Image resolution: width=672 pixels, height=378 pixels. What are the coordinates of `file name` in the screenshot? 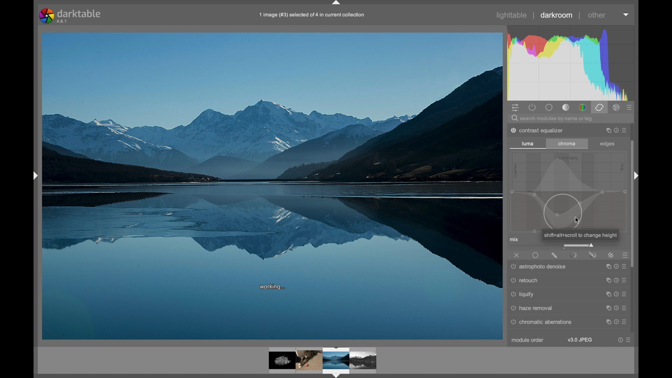 It's located at (311, 15).